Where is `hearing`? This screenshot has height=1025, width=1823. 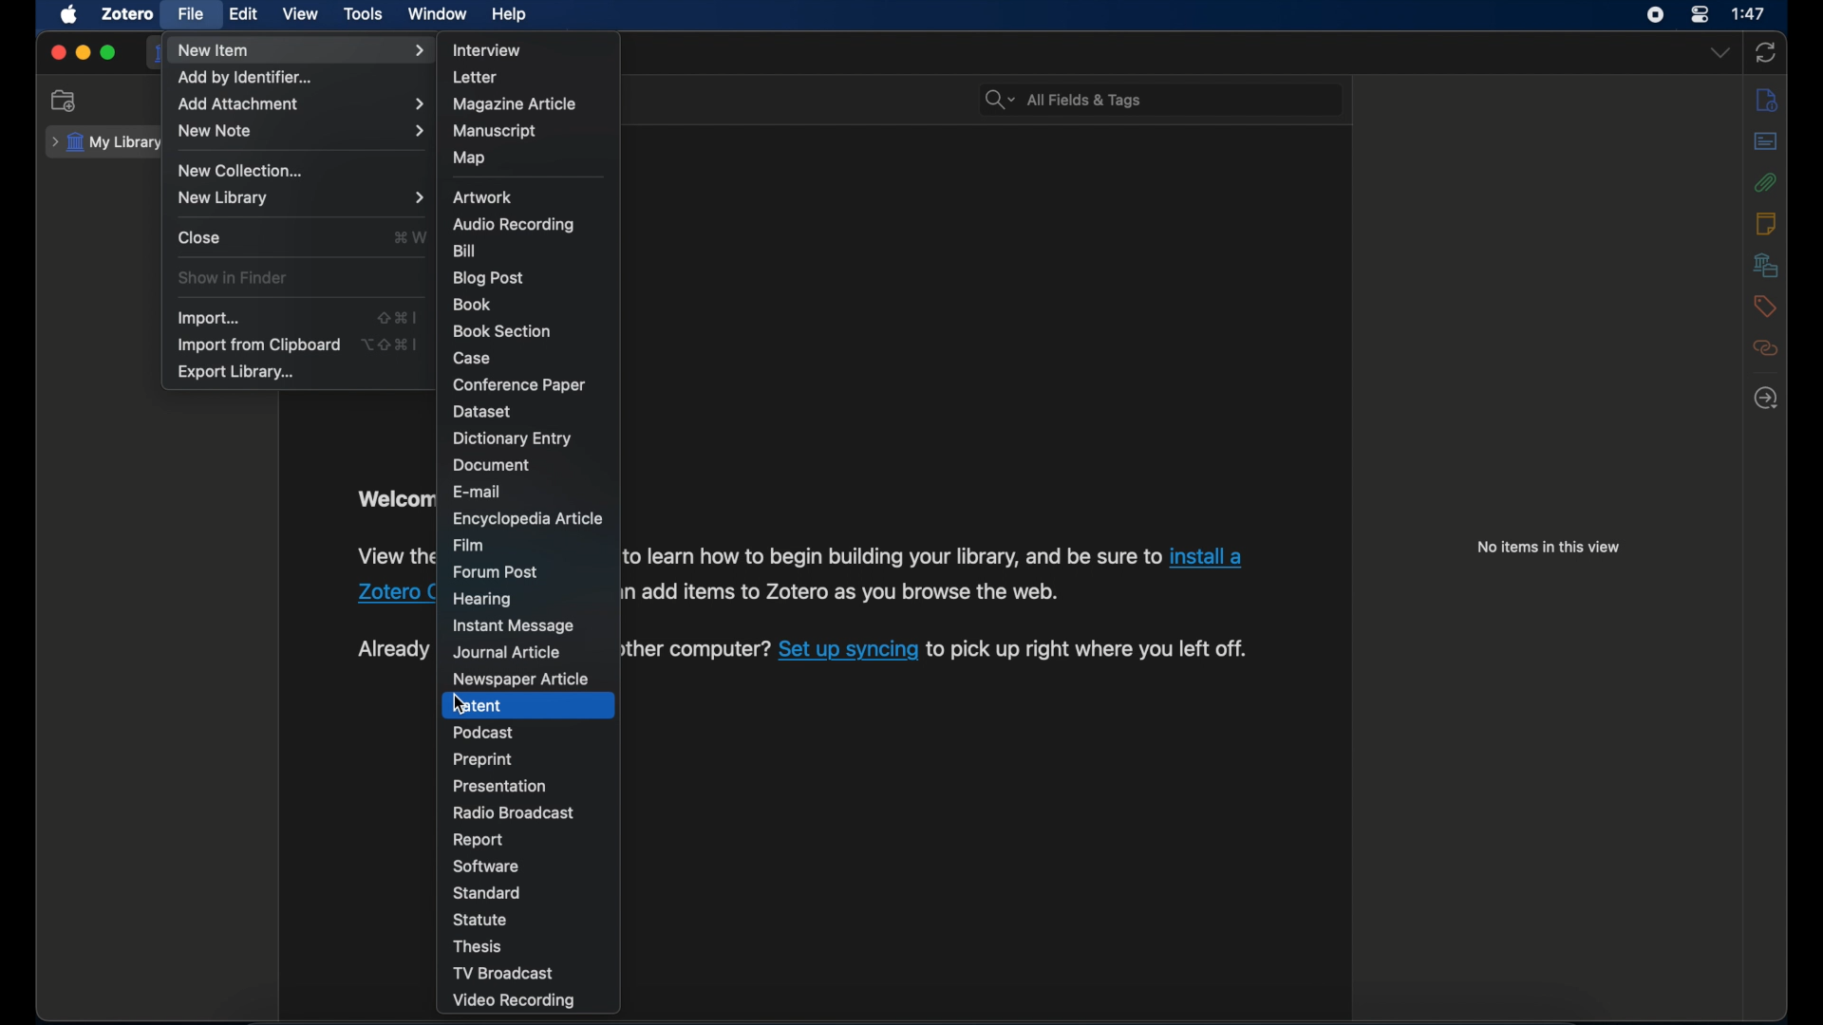 hearing is located at coordinates (483, 598).